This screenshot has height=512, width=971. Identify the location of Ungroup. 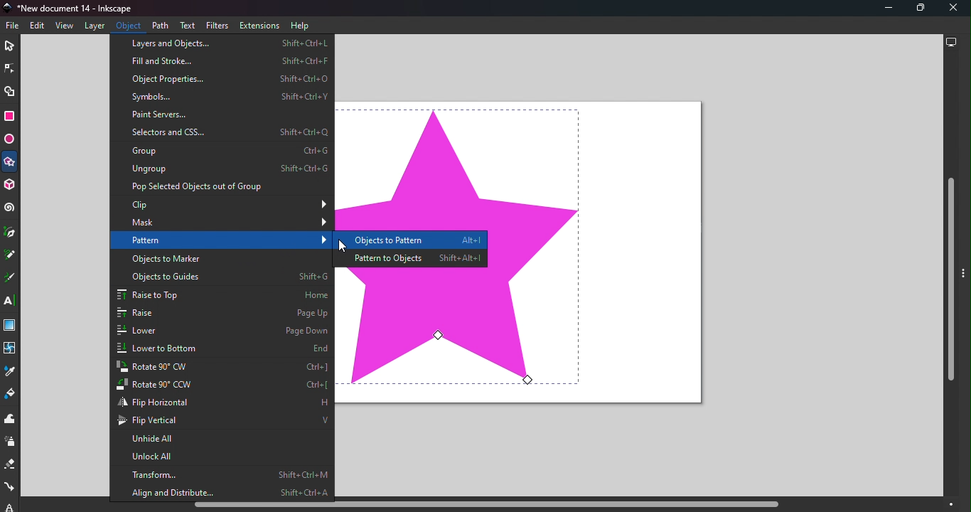
(229, 167).